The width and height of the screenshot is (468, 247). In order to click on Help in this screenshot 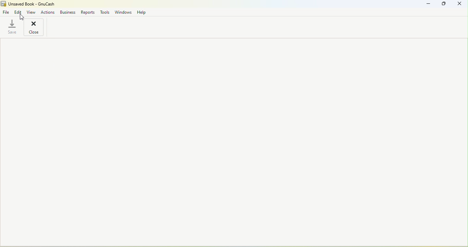, I will do `click(141, 12)`.